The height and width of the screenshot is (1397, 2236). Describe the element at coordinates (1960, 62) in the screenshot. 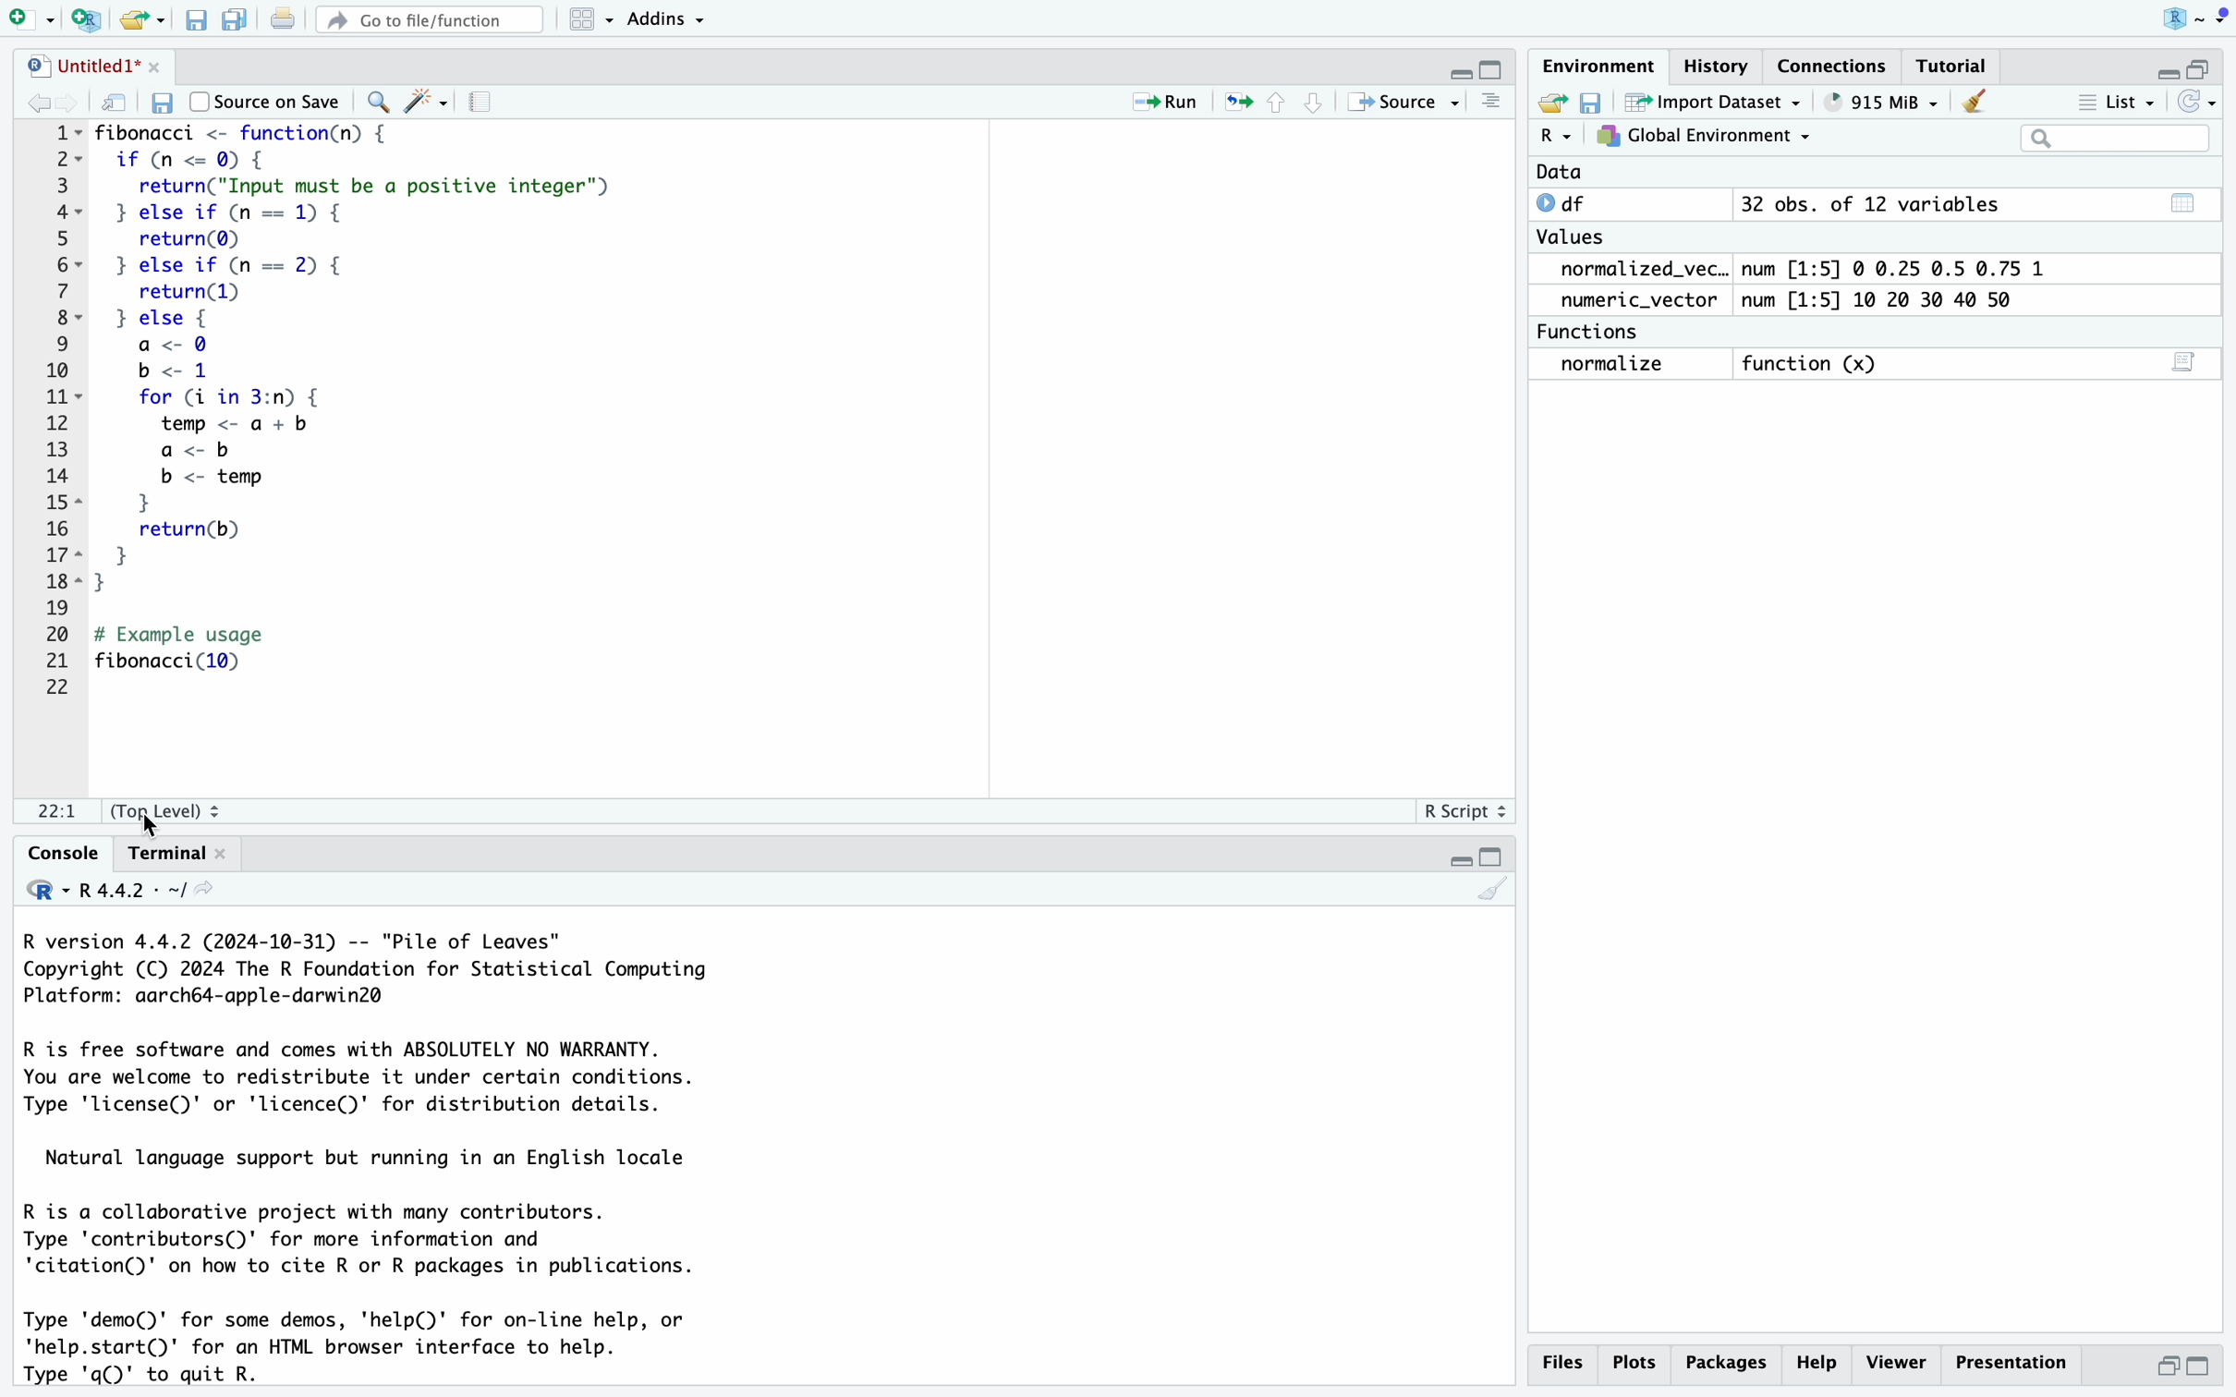

I see `tutorial` at that location.